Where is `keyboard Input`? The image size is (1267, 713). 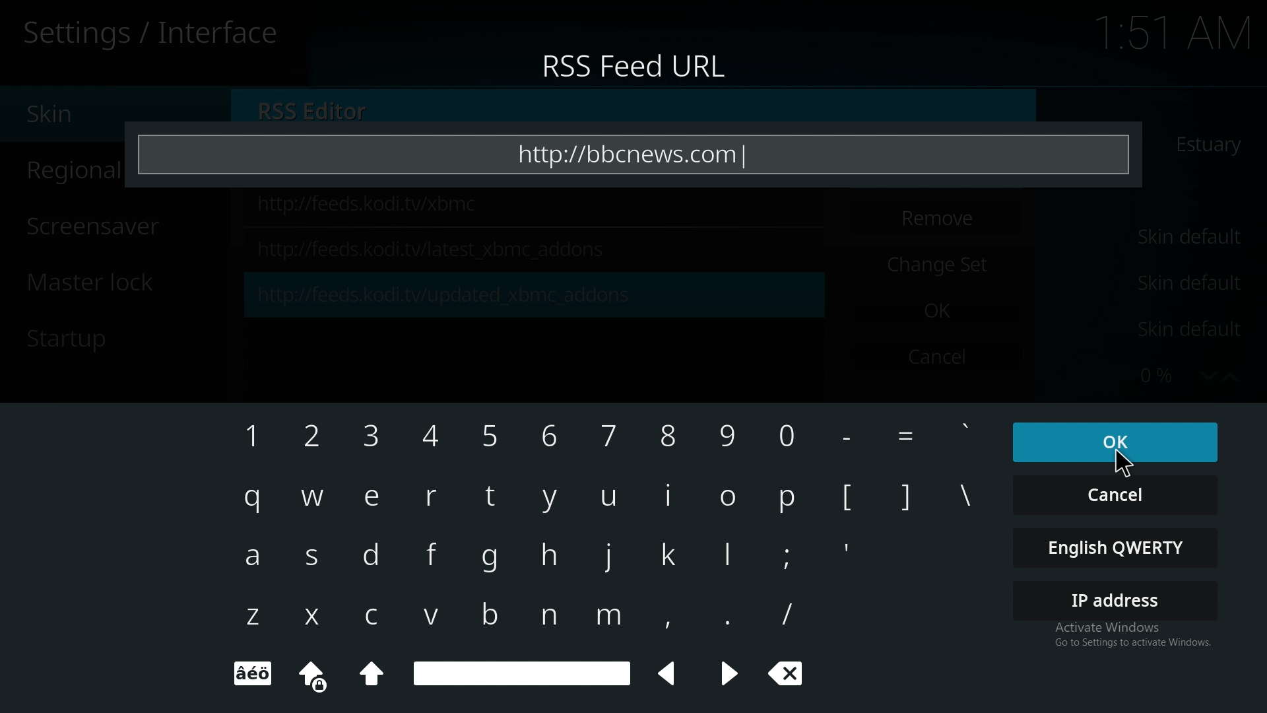
keyboard Input is located at coordinates (550, 555).